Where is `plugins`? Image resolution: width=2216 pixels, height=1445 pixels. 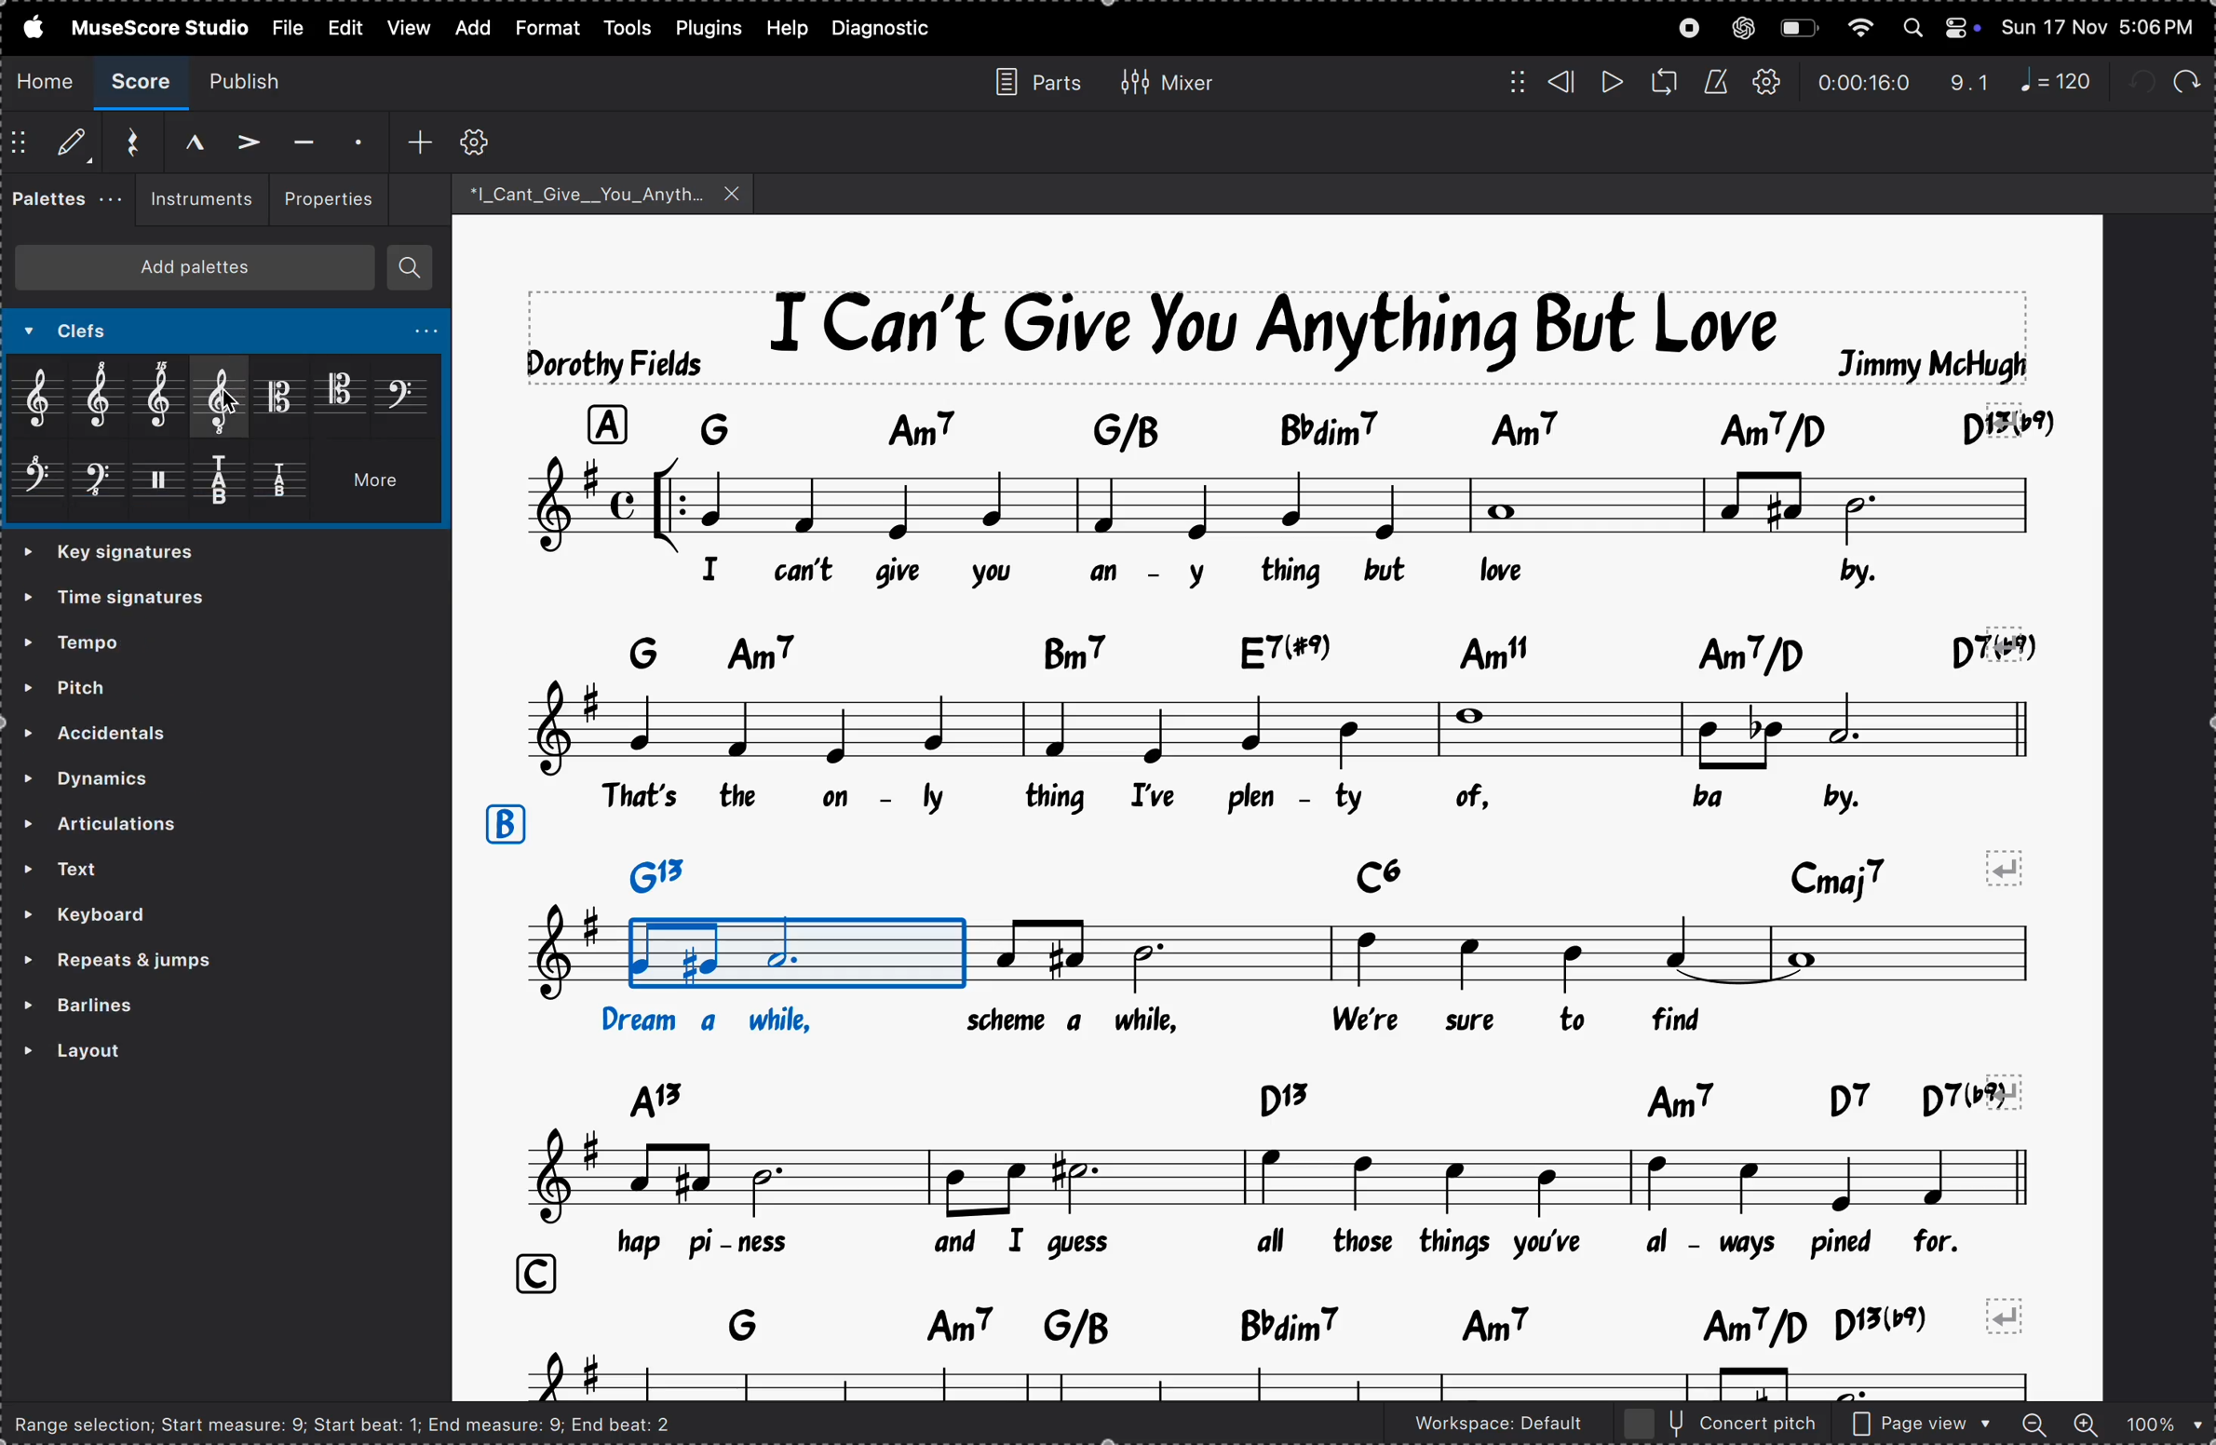 plugins is located at coordinates (709, 27).